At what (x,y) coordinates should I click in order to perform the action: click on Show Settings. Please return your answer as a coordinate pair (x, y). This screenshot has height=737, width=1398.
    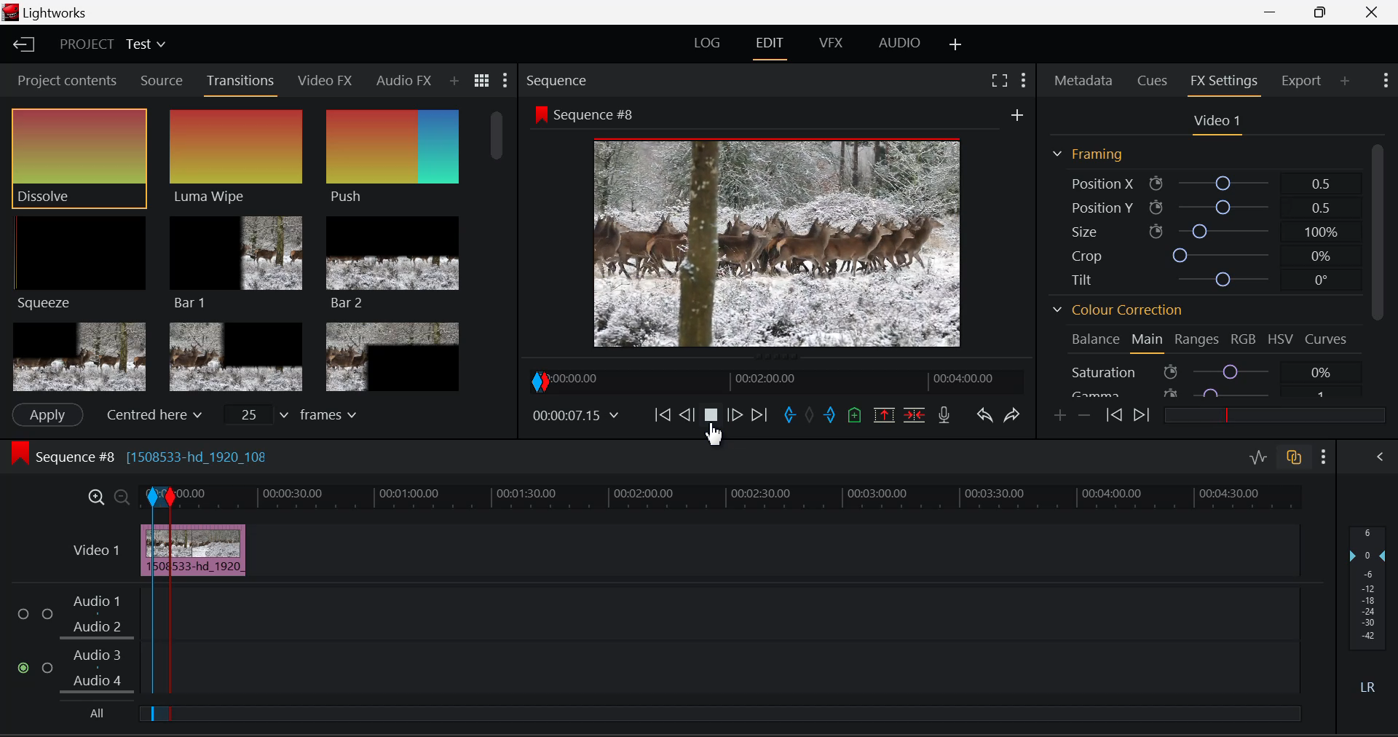
    Looking at the image, I should click on (1324, 457).